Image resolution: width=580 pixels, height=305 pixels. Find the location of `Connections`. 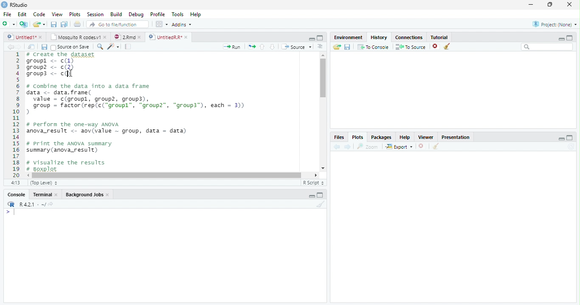

Connections is located at coordinates (410, 37).